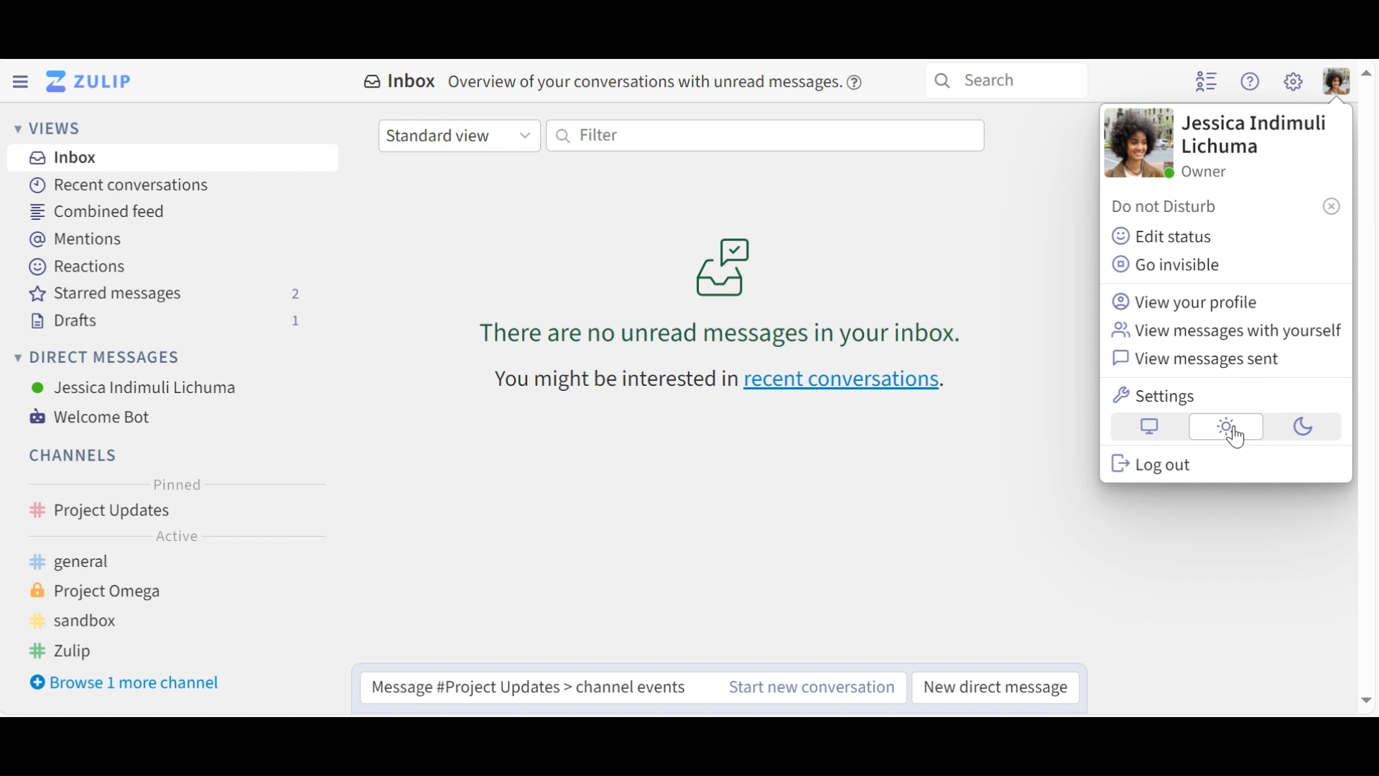 This screenshot has width=1379, height=776. What do you see at coordinates (1137, 144) in the screenshot?
I see `Profile photo` at bounding box center [1137, 144].